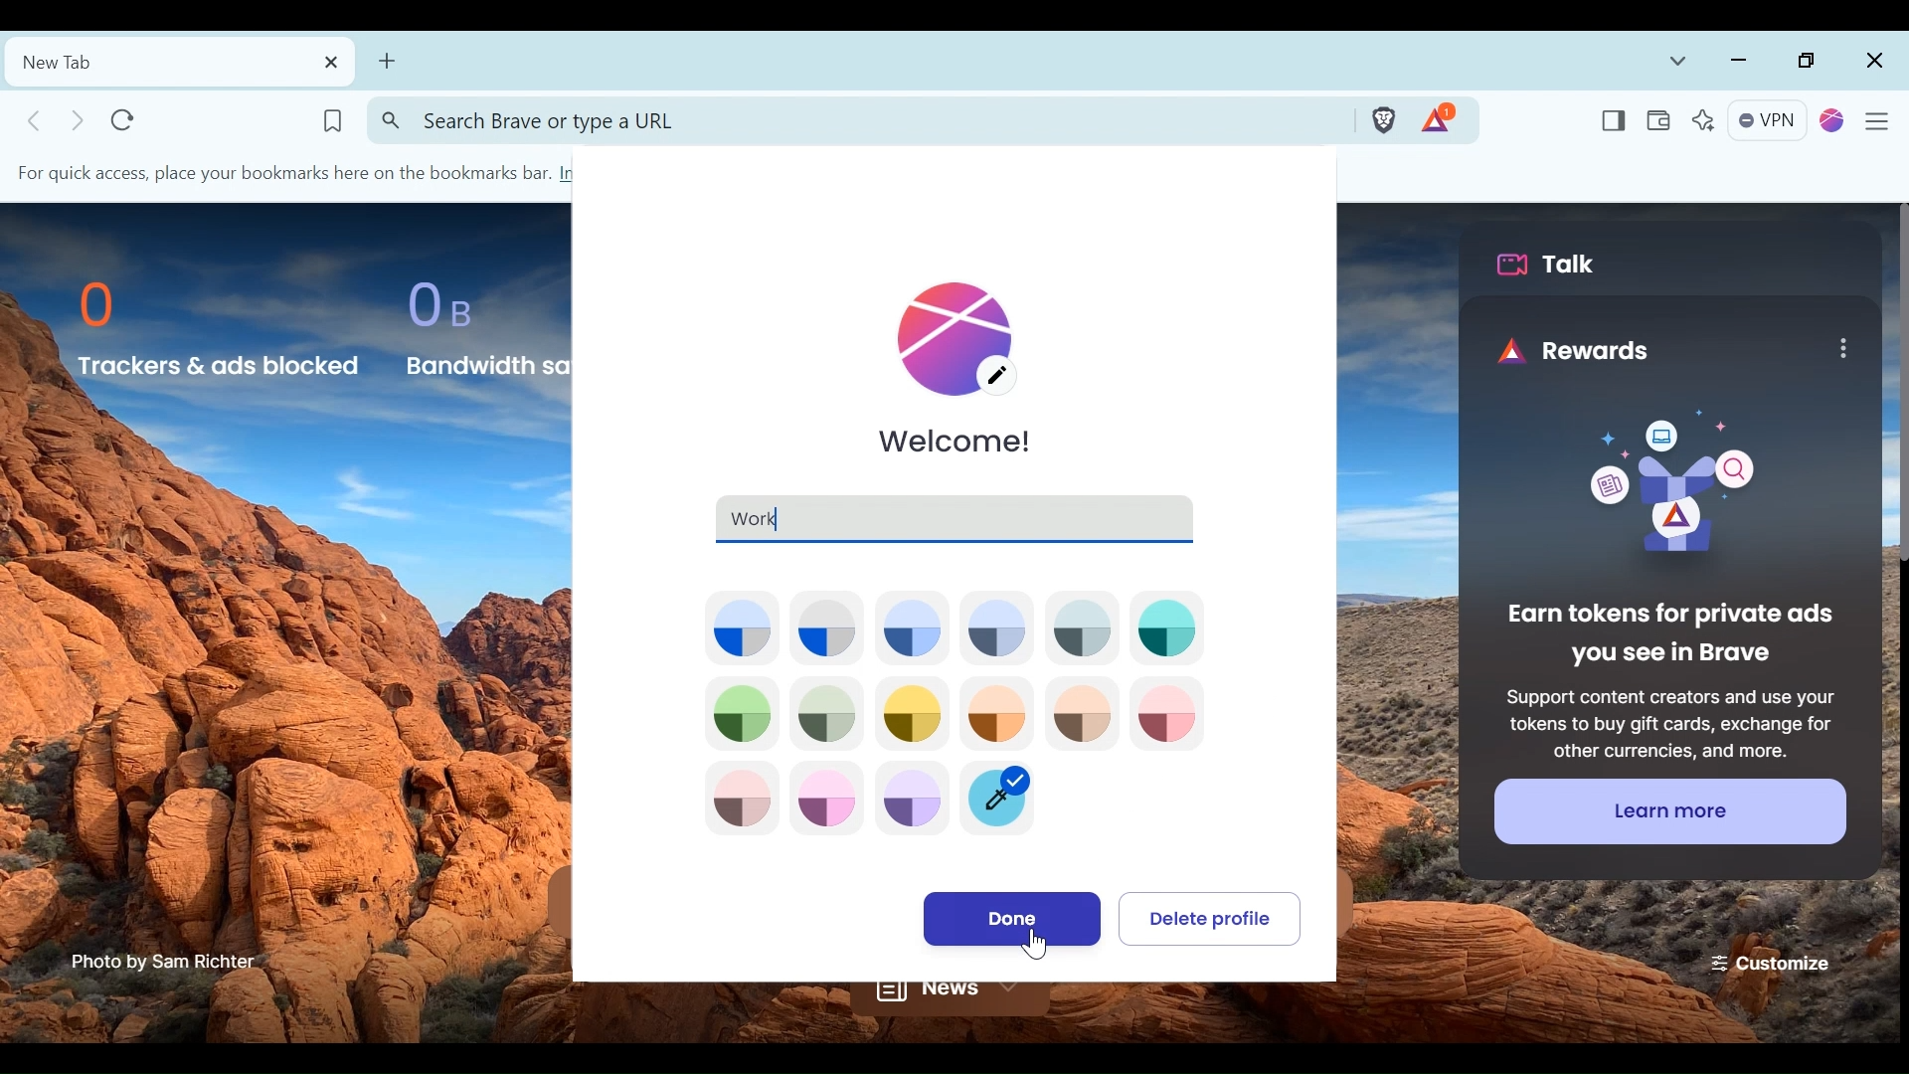 The height and width of the screenshot is (1074, 1909). I want to click on Add new Tab, so click(387, 64).